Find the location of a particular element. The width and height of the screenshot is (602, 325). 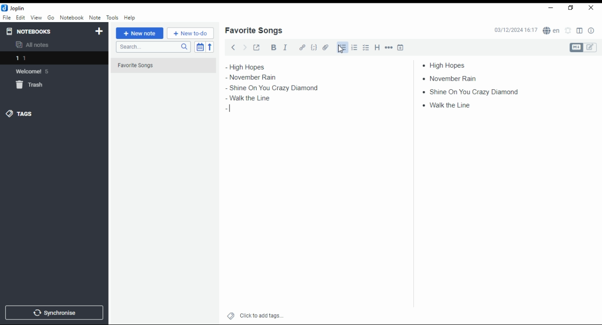

synchronise is located at coordinates (53, 312).